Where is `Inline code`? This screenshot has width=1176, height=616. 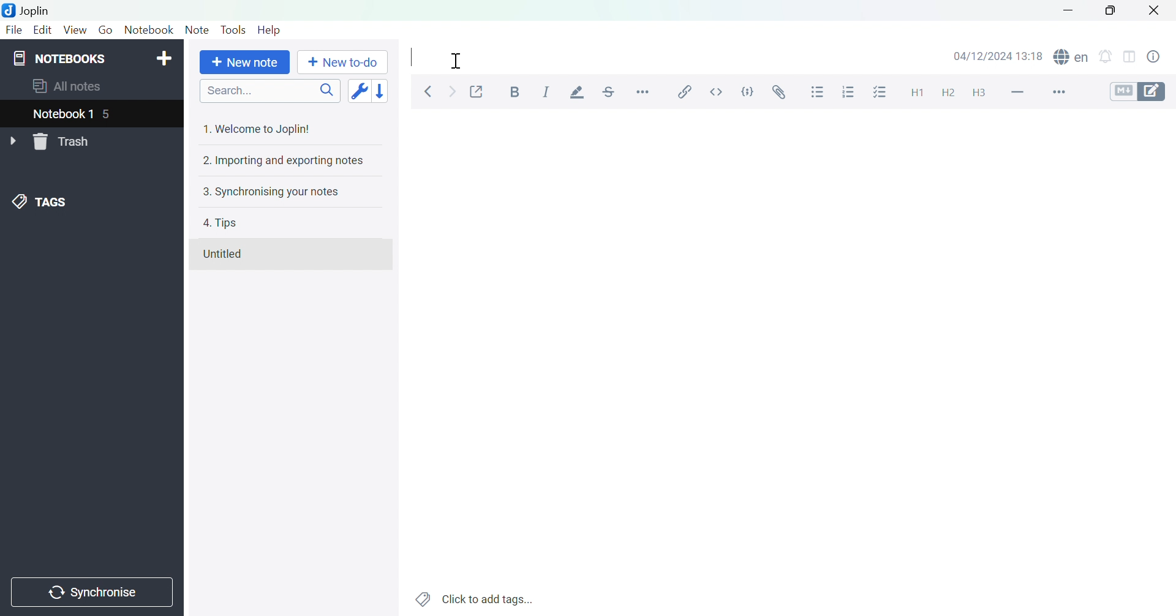
Inline code is located at coordinates (715, 93).